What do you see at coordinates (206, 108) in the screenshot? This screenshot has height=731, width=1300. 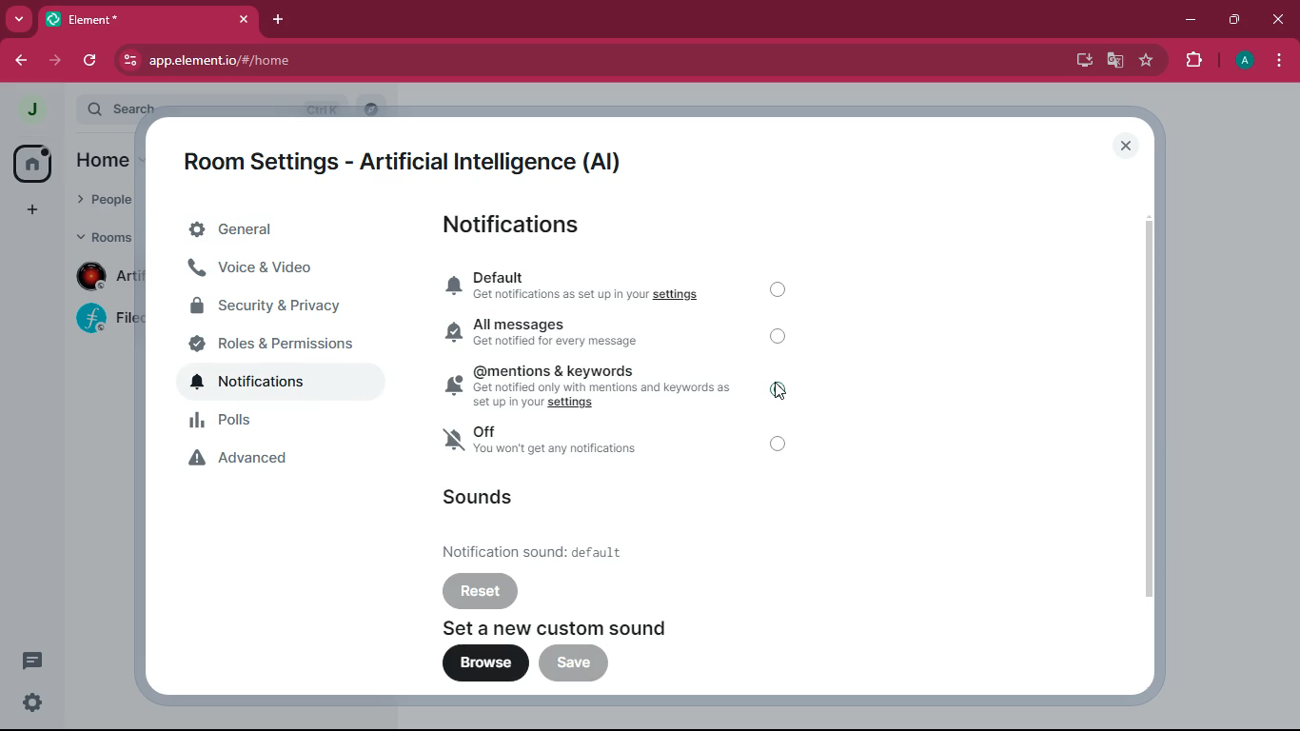 I see `search` at bounding box center [206, 108].